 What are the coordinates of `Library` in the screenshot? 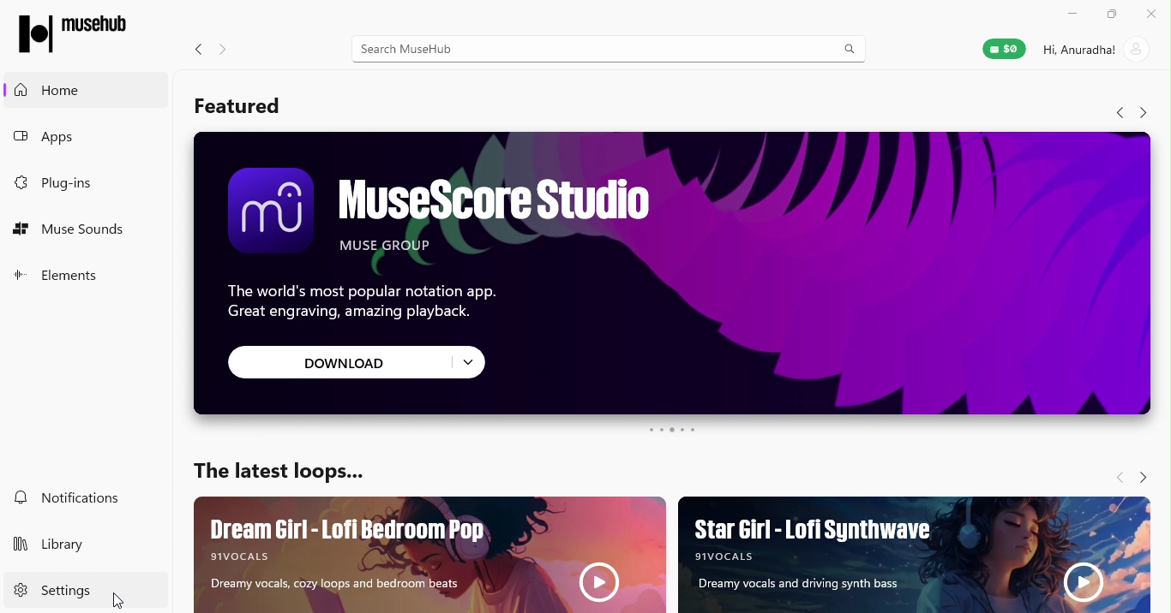 It's located at (57, 549).